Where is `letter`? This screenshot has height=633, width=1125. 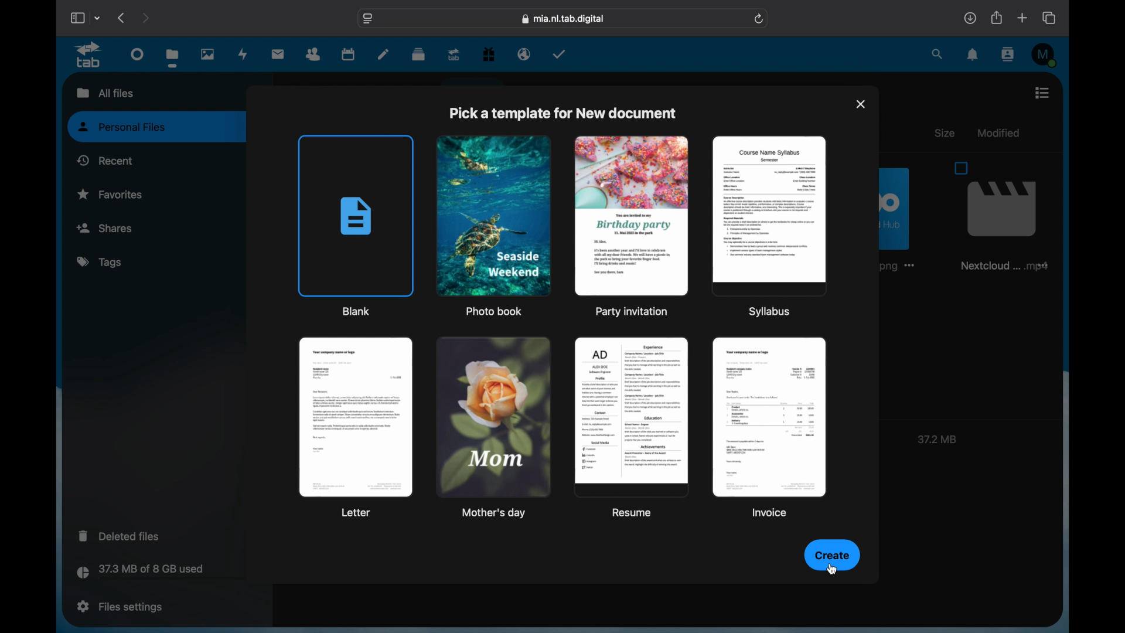 letter is located at coordinates (357, 427).